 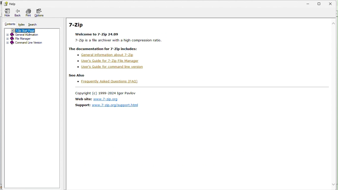 I want to click on Users guide for 7 zip command line version, so click(x=112, y=68).